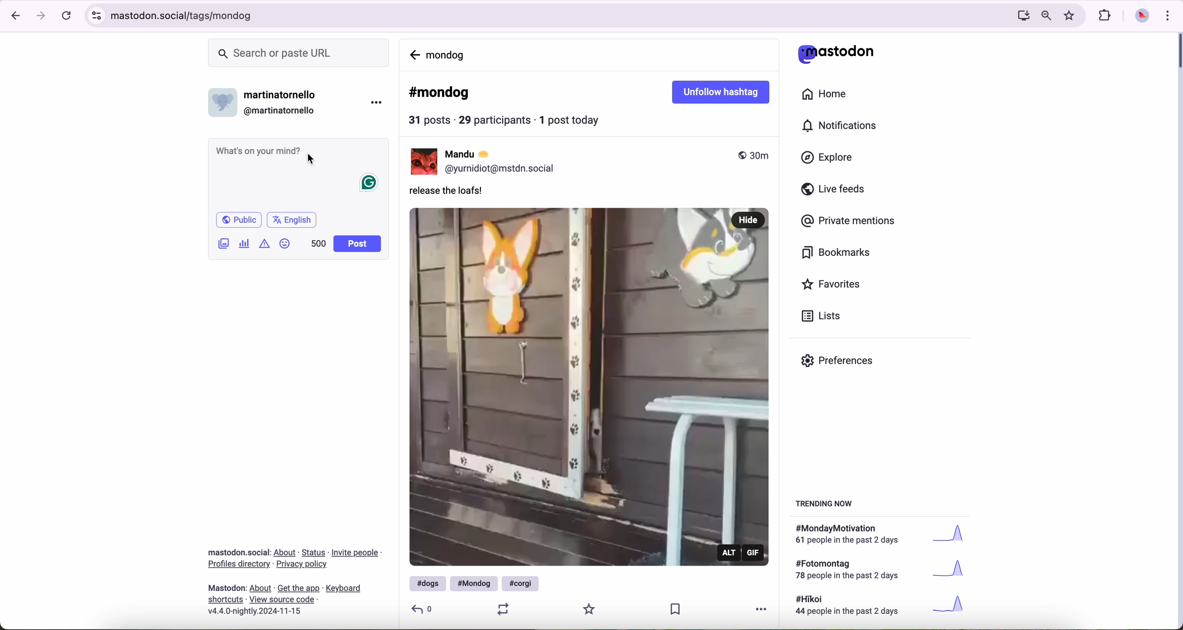  I want to click on navigate back, so click(414, 53).